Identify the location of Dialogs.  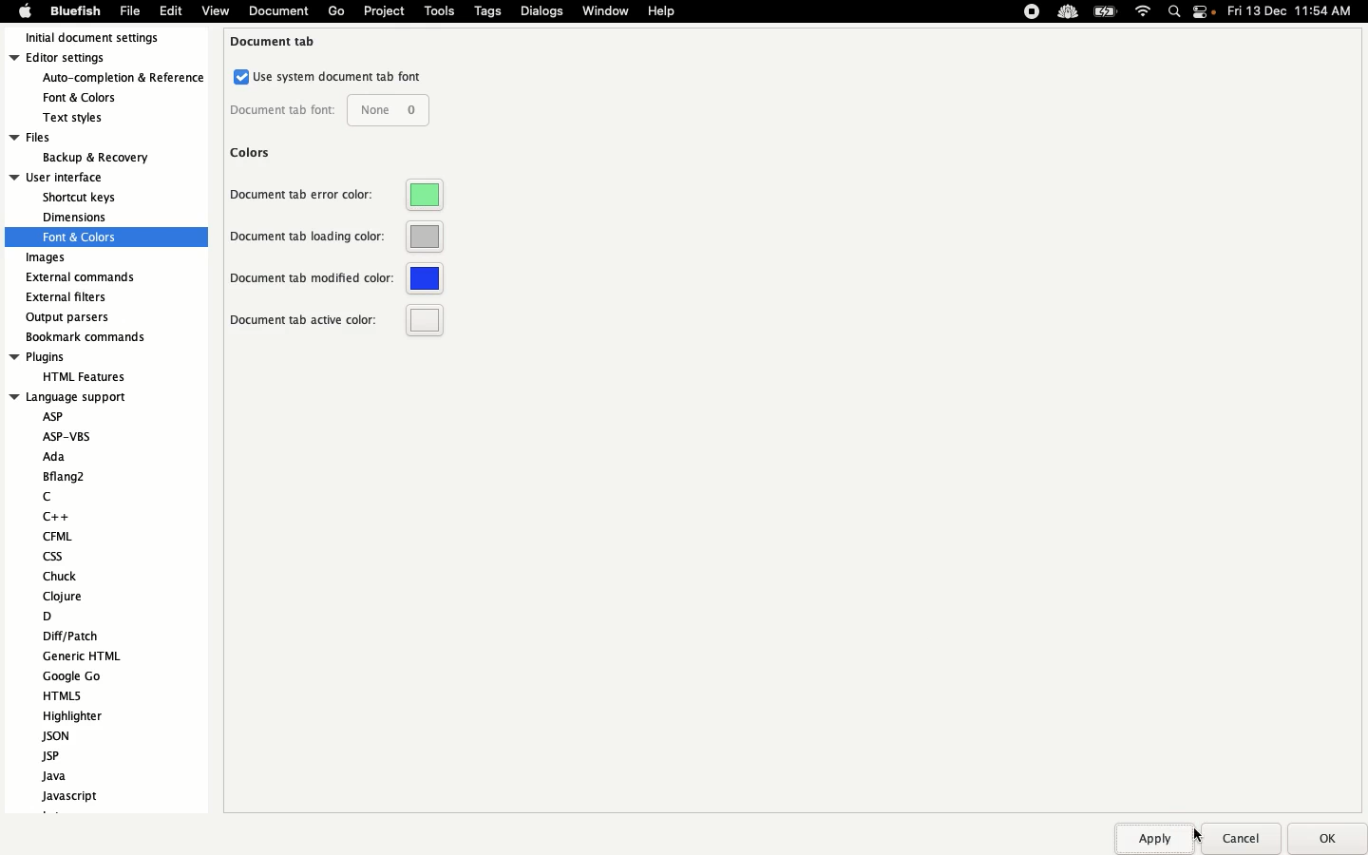
(541, 10).